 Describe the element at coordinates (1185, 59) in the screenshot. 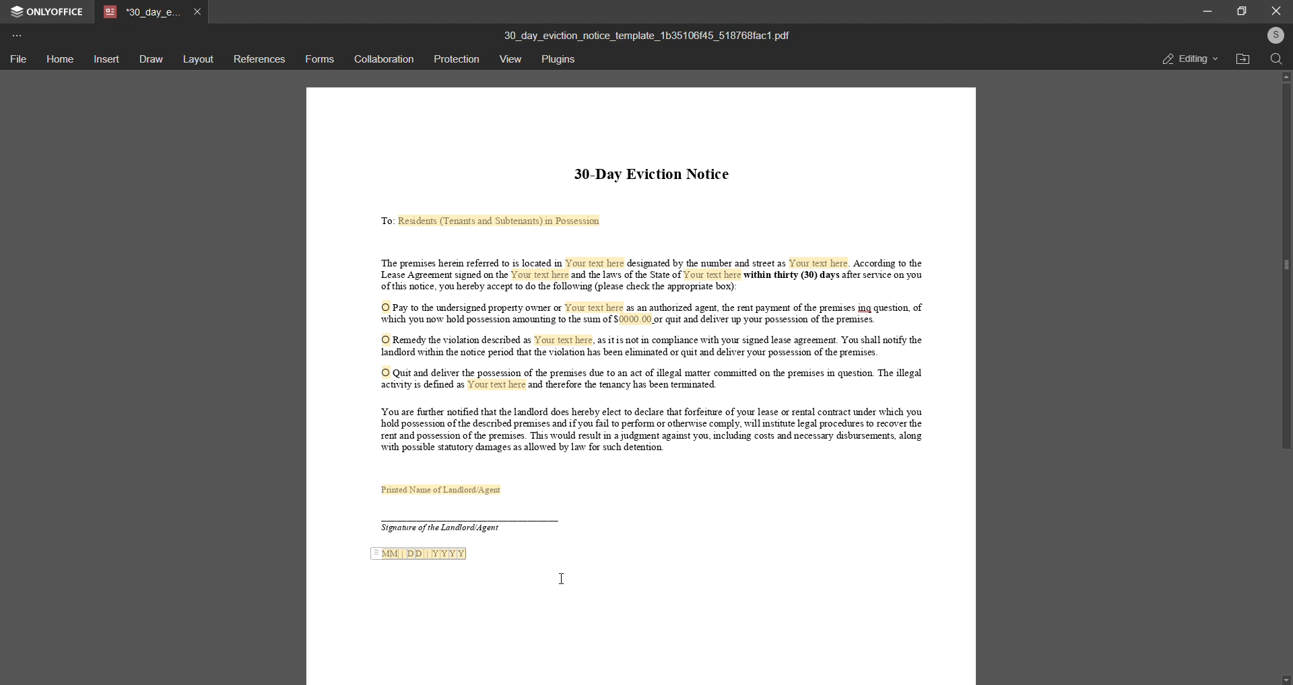

I see `editing` at that location.